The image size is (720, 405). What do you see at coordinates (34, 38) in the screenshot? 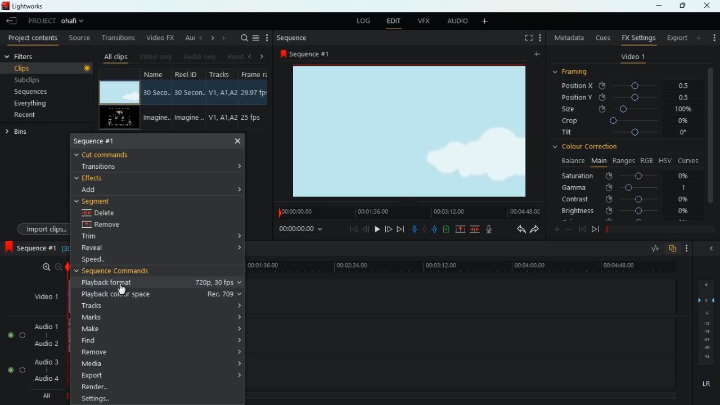
I see `project contents` at bounding box center [34, 38].